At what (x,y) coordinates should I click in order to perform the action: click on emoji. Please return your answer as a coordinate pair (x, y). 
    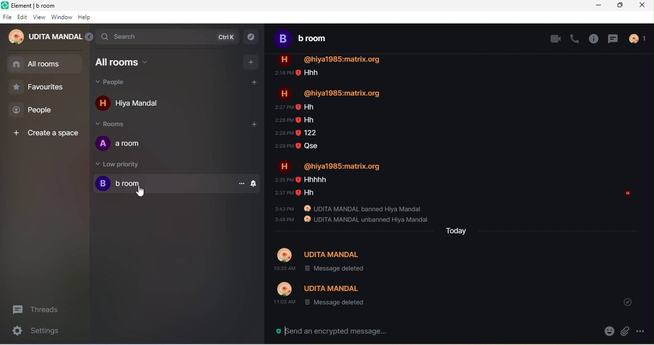
    Looking at the image, I should click on (606, 333).